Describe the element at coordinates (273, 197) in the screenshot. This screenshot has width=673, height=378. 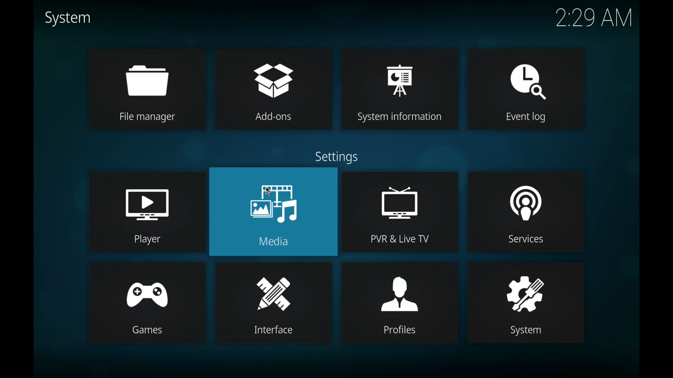
I see `media` at that location.